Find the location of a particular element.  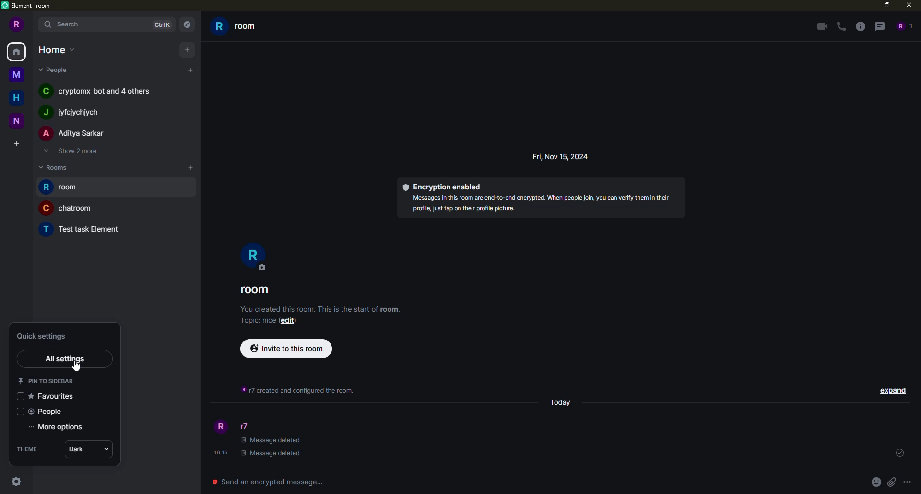

sent is located at coordinates (898, 453).